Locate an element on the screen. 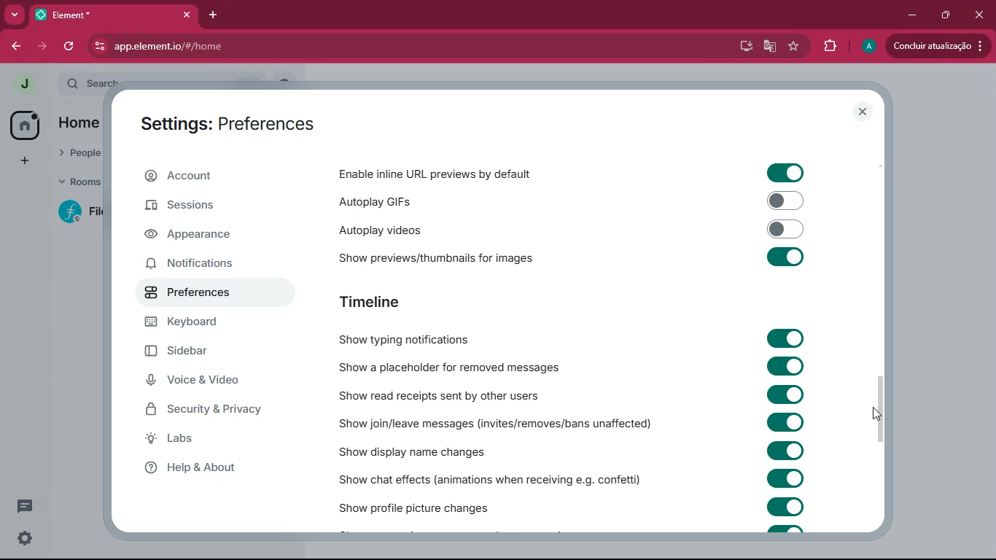 This screenshot has width=996, height=560. close tab is located at coordinates (188, 15).